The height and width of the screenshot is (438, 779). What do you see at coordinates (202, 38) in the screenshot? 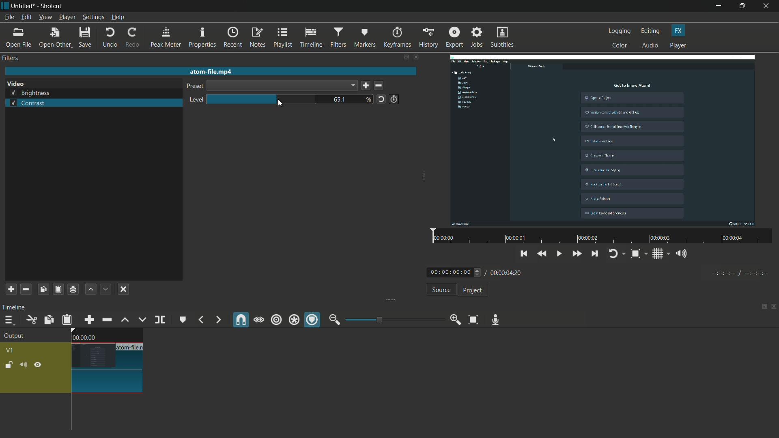
I see `properties` at bounding box center [202, 38].